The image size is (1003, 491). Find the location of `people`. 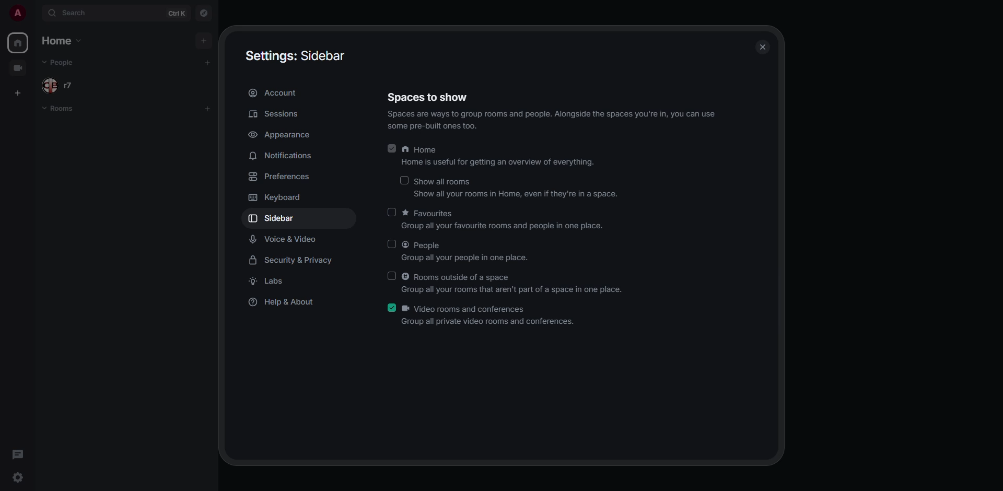

people is located at coordinates (61, 62).